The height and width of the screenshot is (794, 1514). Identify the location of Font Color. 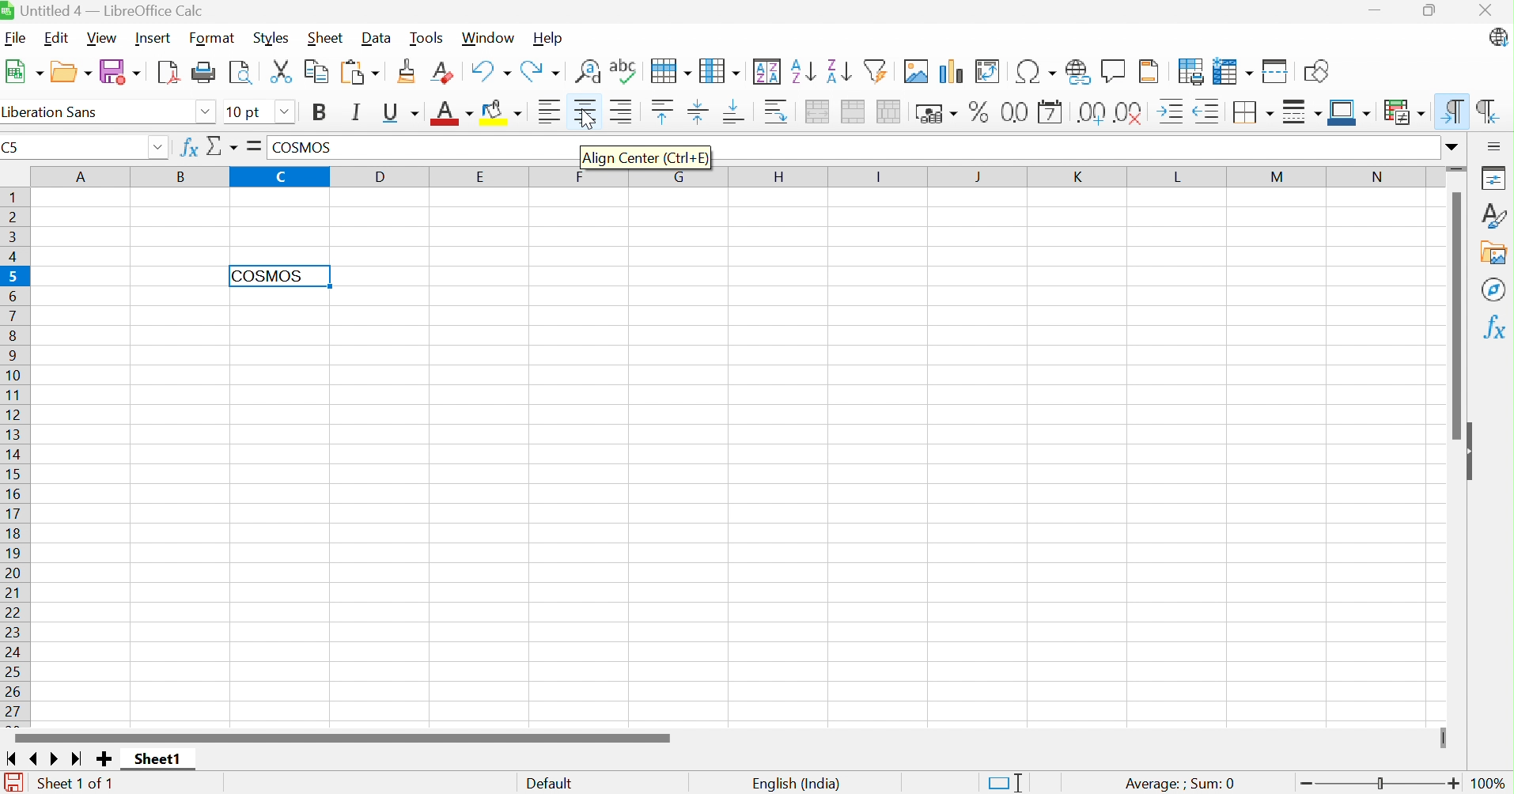
(454, 112).